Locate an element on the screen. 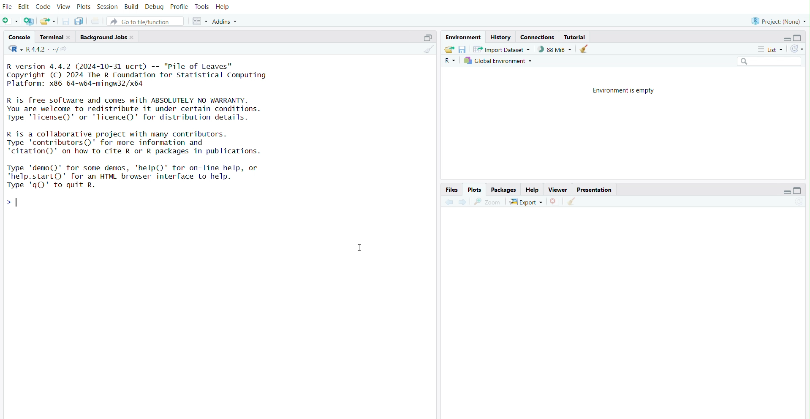  88 MiB is located at coordinates (554, 49).